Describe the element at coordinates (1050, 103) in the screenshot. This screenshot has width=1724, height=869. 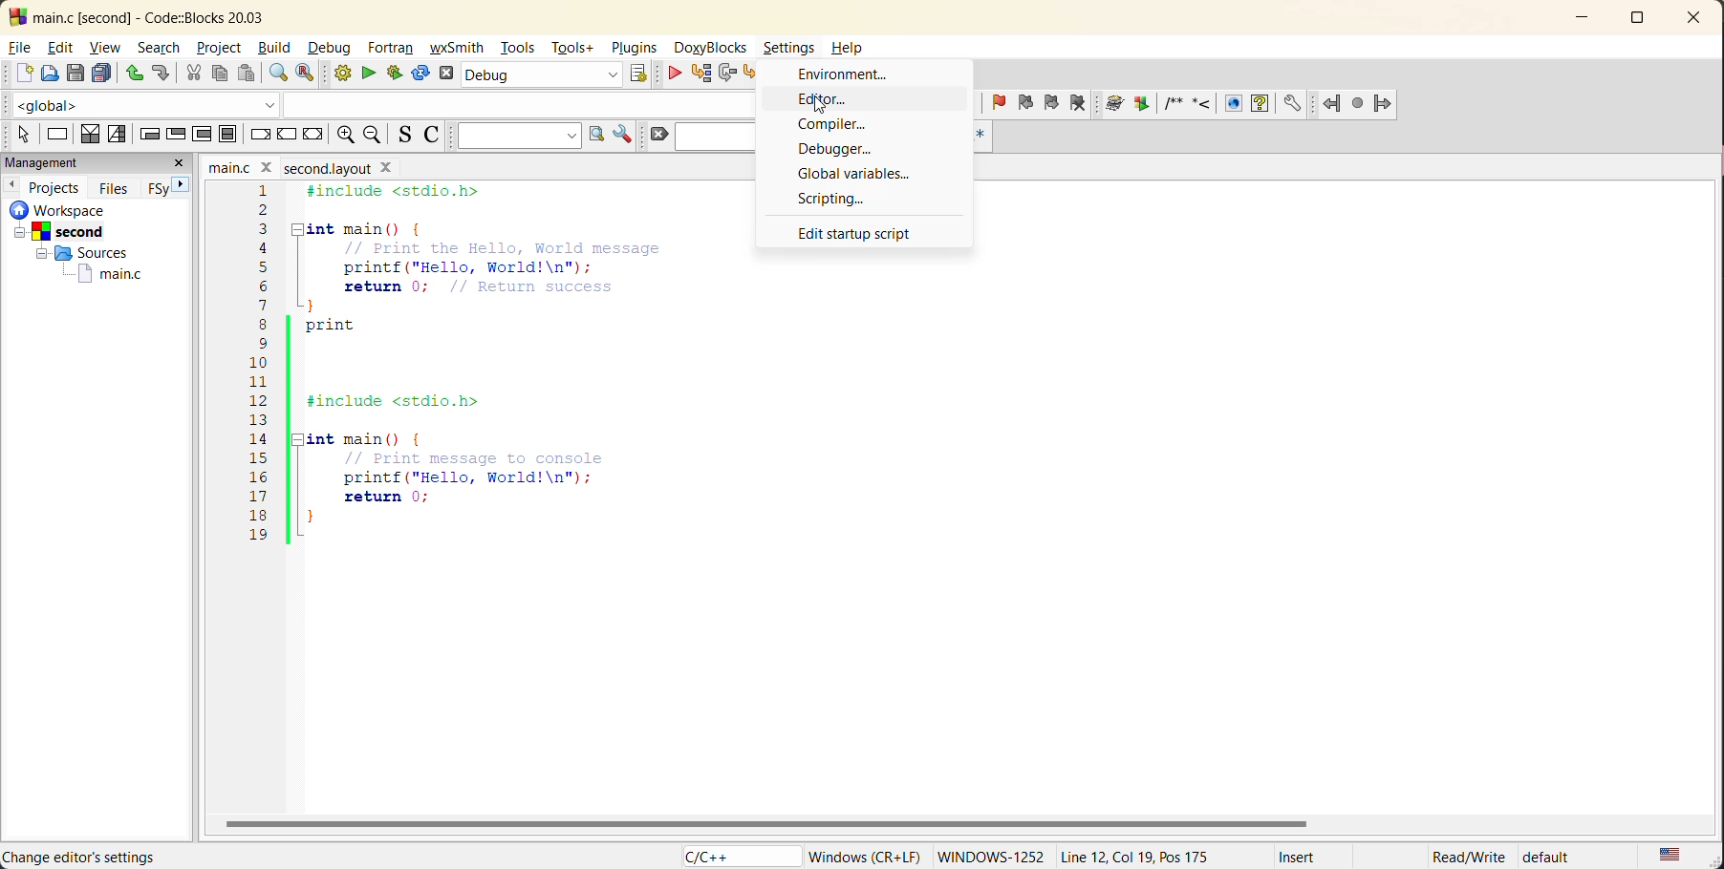
I see `next bookmark` at that location.